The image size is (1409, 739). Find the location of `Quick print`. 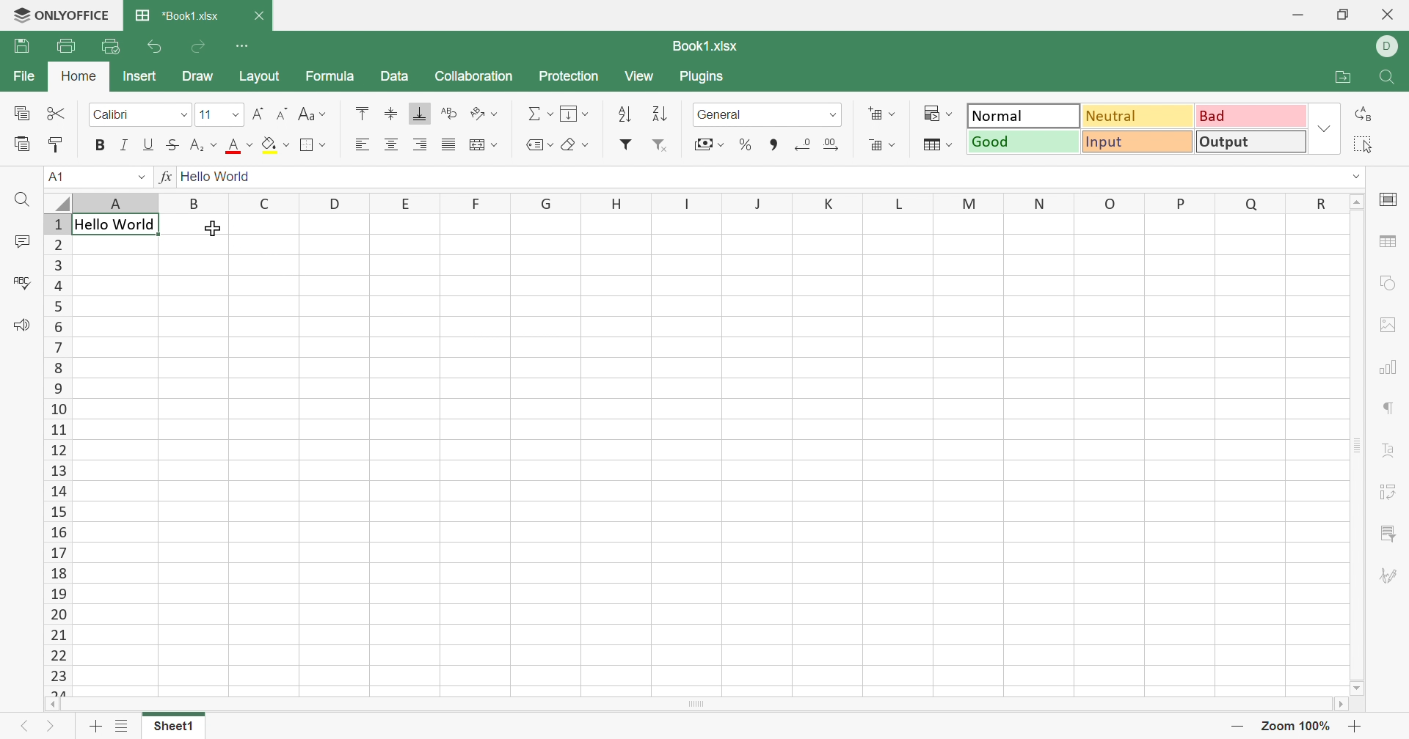

Quick print is located at coordinates (113, 46).